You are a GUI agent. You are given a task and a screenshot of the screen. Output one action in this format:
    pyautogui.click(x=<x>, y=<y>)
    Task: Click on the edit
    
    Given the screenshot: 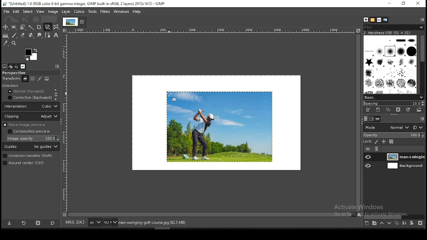 What is the action you would take?
    pyautogui.click(x=16, y=11)
    